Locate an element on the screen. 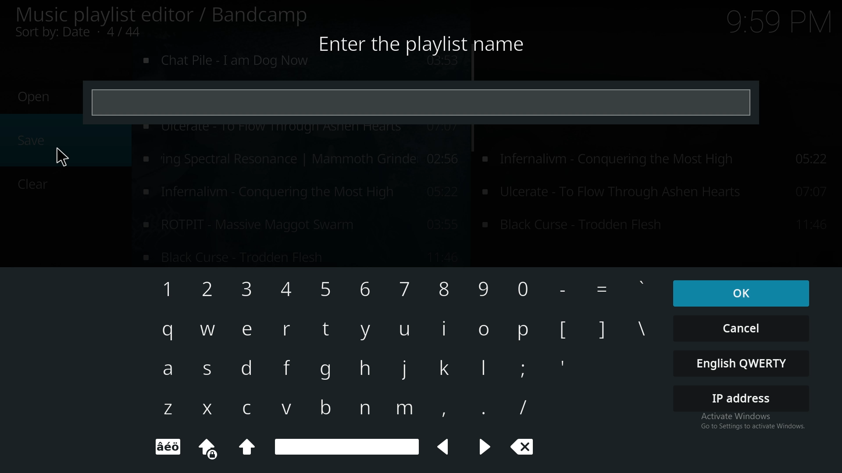  keyboard input is located at coordinates (322, 407).